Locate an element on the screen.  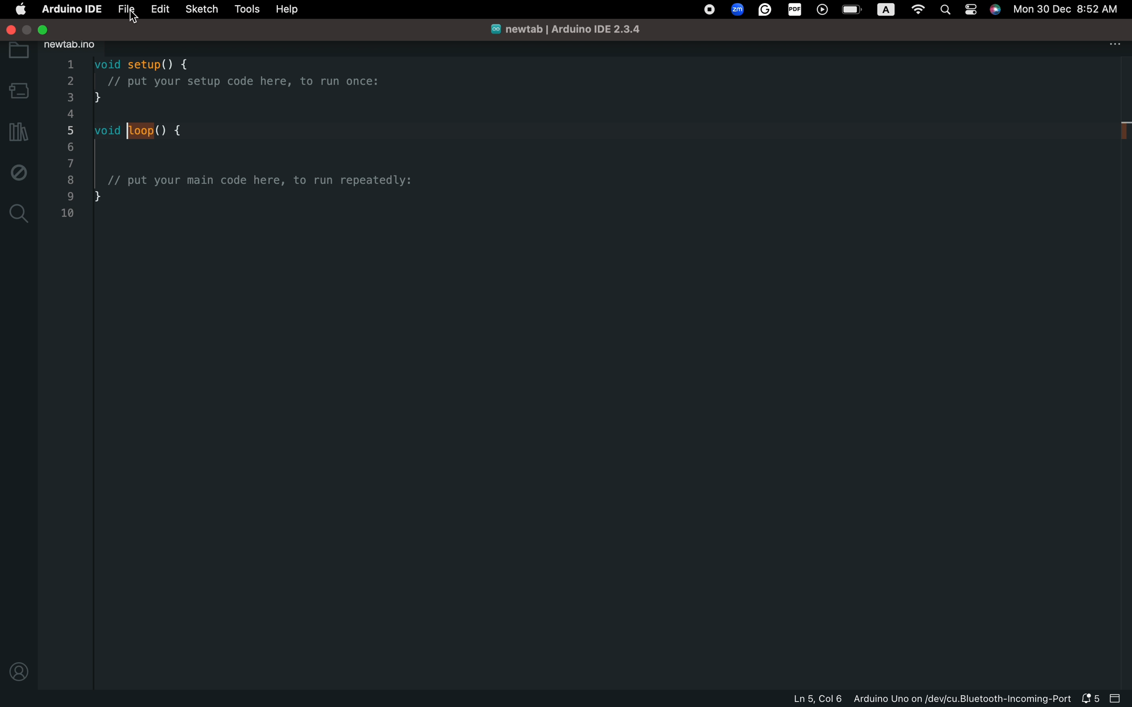
grammarly is located at coordinates (765, 9).